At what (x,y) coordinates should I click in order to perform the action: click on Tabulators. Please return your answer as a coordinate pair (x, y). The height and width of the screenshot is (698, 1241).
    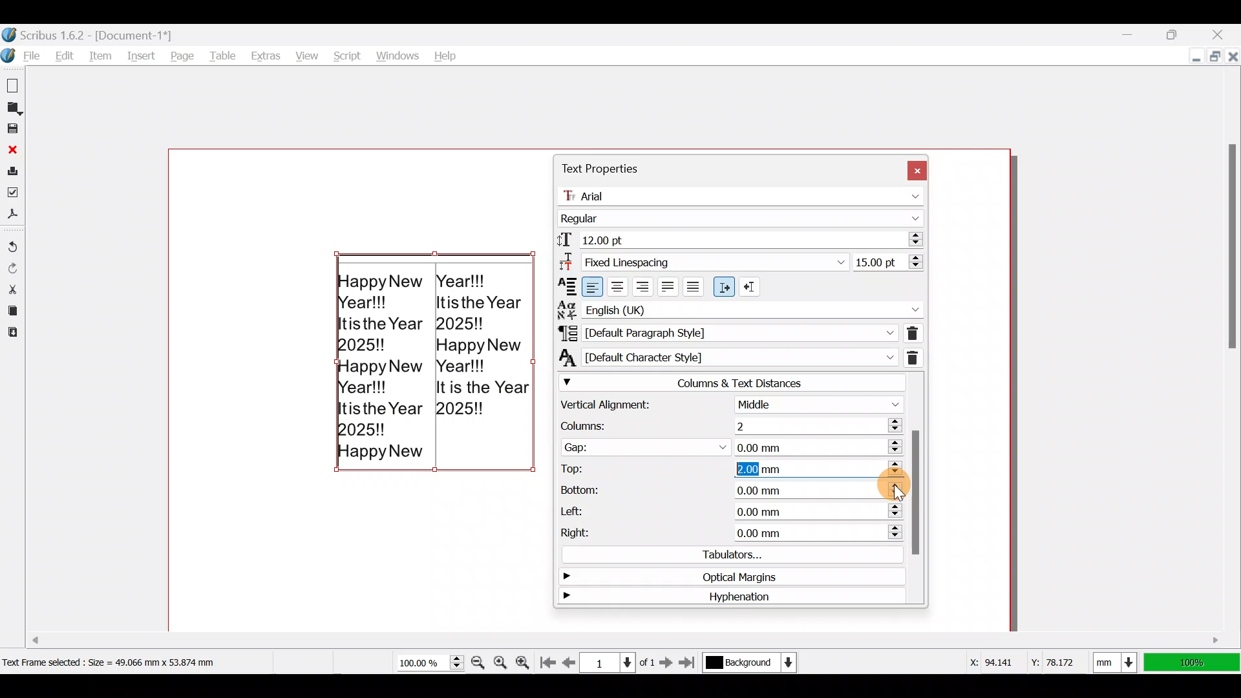
    Looking at the image, I should click on (726, 555).